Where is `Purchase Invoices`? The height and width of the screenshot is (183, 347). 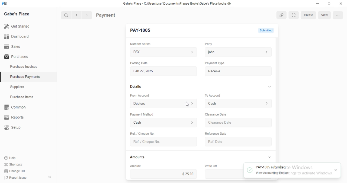 Purchase Invoices is located at coordinates (23, 67).